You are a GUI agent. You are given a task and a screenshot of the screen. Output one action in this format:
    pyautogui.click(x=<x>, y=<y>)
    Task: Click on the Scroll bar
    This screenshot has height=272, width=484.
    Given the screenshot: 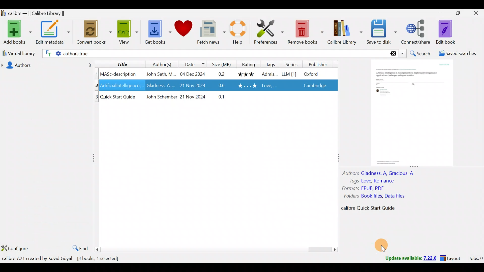 What is the action you would take?
    pyautogui.click(x=218, y=249)
    